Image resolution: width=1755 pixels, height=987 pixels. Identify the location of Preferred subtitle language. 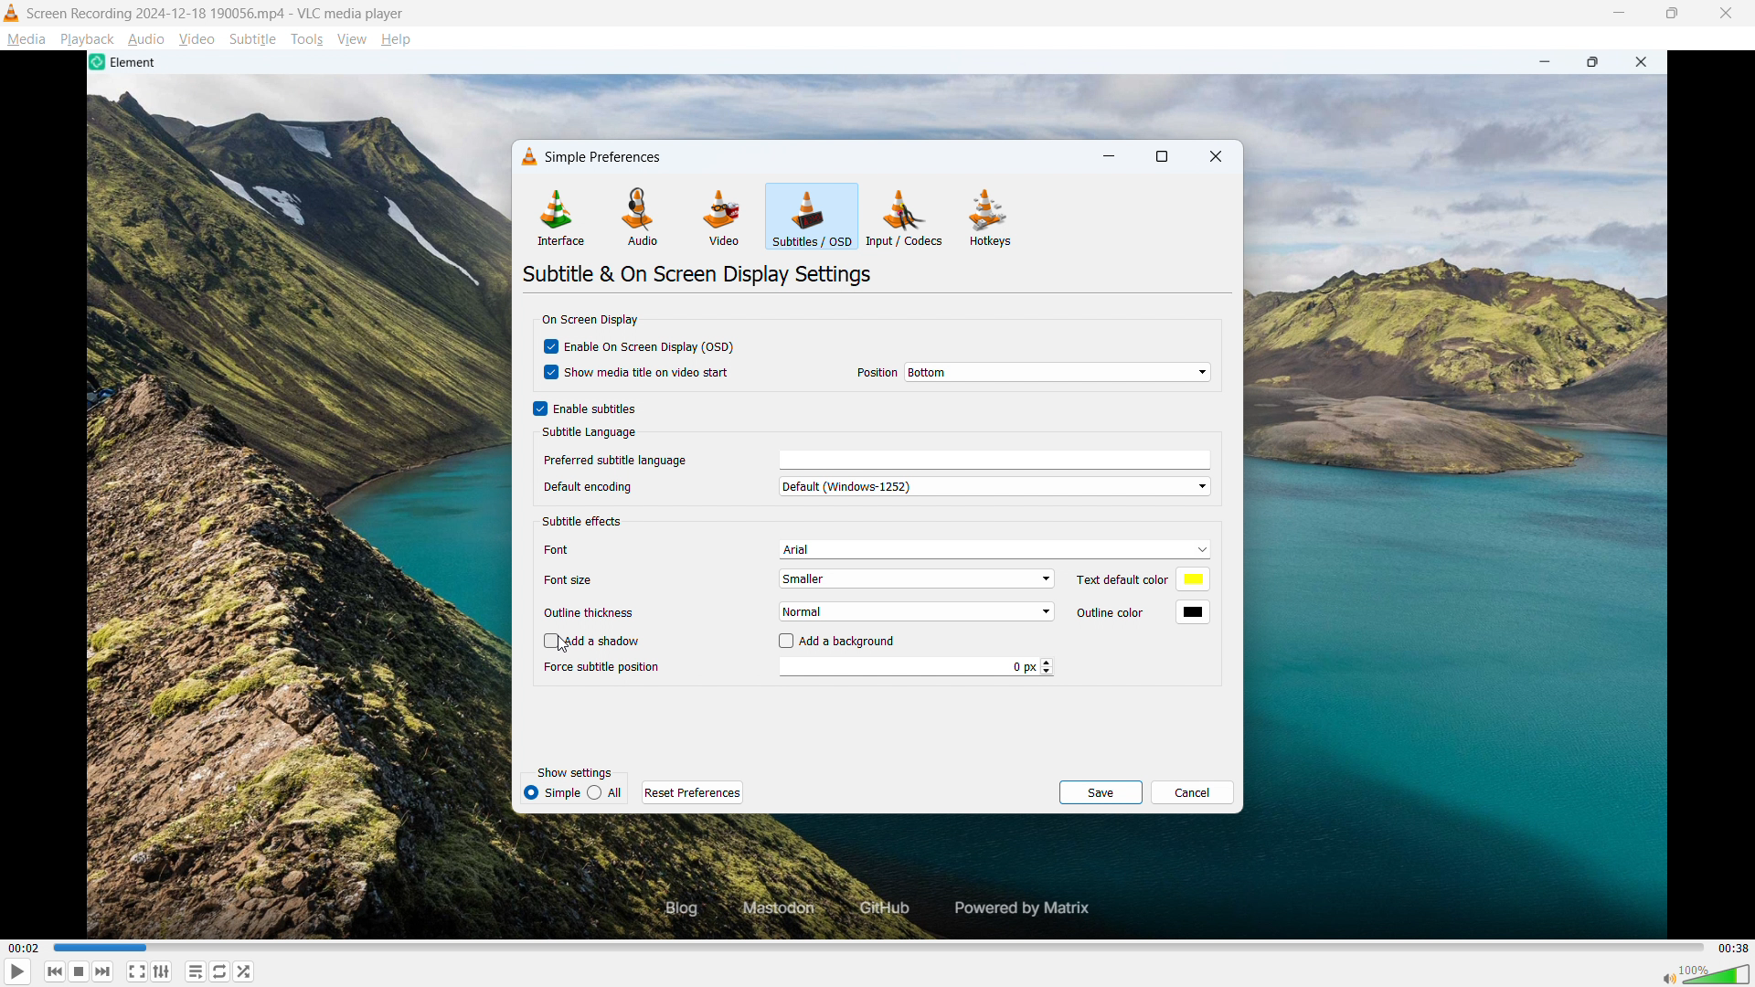
(631, 461).